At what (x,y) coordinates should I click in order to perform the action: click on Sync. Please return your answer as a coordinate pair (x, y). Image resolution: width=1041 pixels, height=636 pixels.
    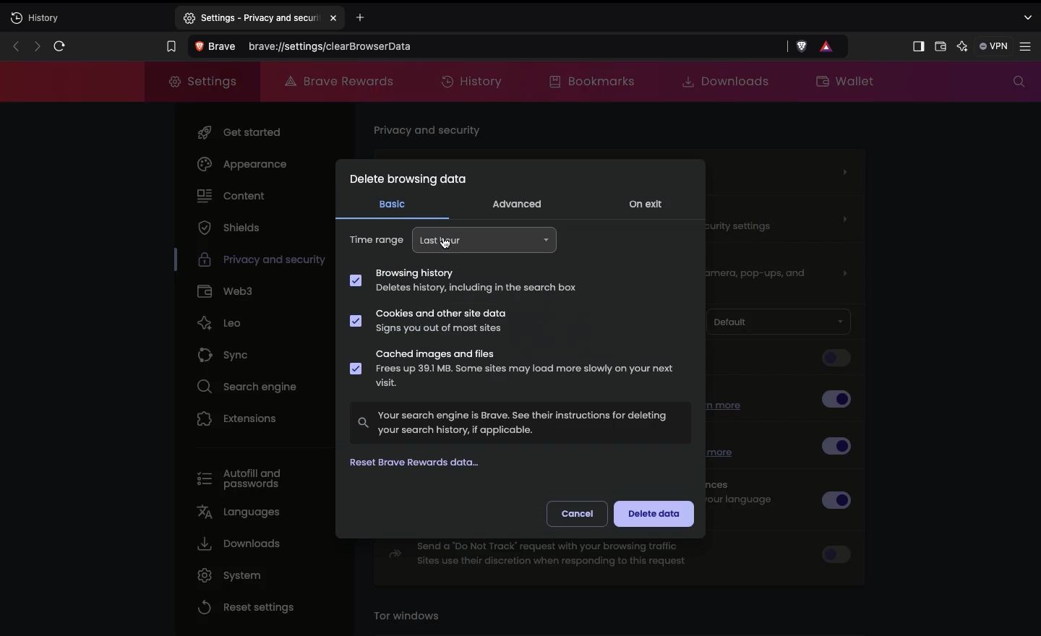
    Looking at the image, I should click on (236, 356).